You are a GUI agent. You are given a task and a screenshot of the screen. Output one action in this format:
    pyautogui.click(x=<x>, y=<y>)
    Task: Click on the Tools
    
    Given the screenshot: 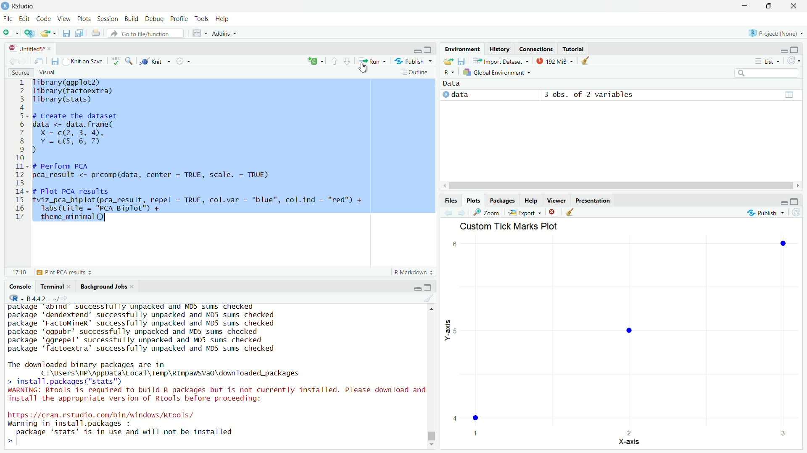 What is the action you would take?
    pyautogui.click(x=202, y=19)
    